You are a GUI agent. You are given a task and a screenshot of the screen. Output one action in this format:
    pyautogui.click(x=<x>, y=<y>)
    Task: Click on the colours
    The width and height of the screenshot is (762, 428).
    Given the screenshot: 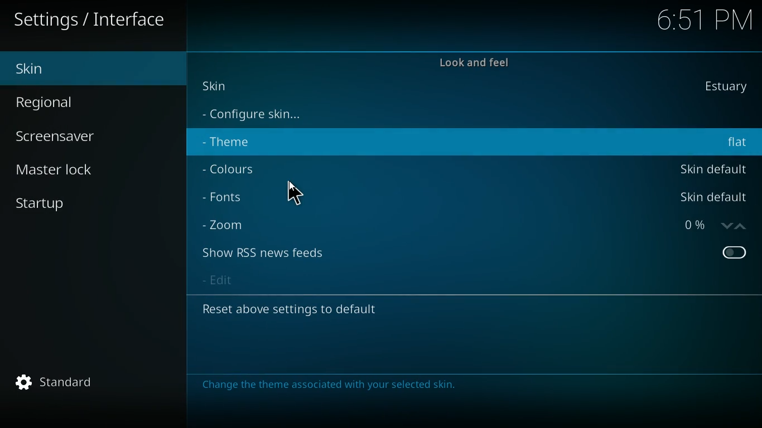 What is the action you would take?
    pyautogui.click(x=234, y=169)
    